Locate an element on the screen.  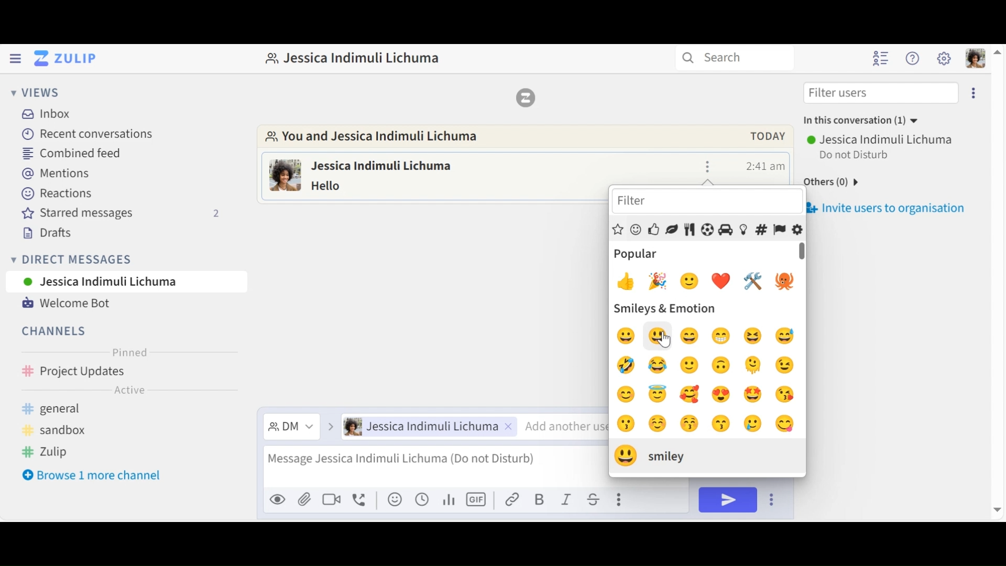
Mentions is located at coordinates (56, 174).